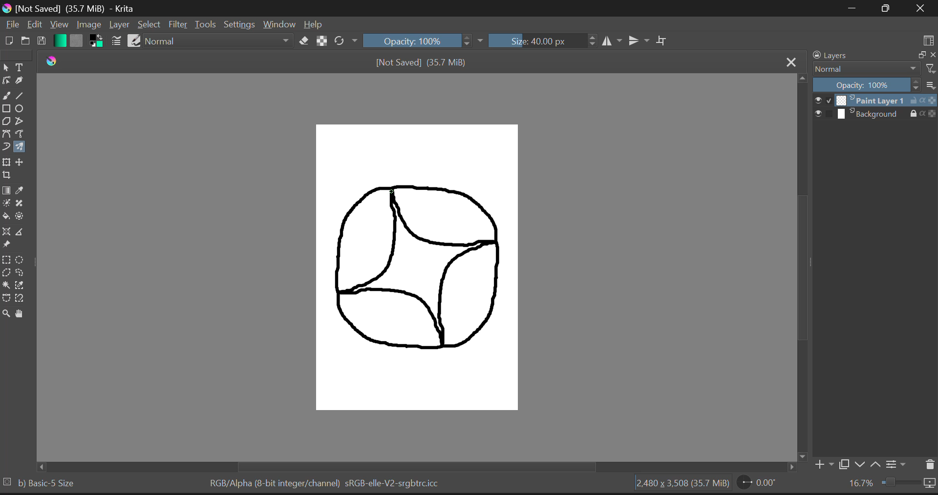 The width and height of the screenshot is (938, 495). What do you see at coordinates (149, 25) in the screenshot?
I see `Select` at bounding box center [149, 25].